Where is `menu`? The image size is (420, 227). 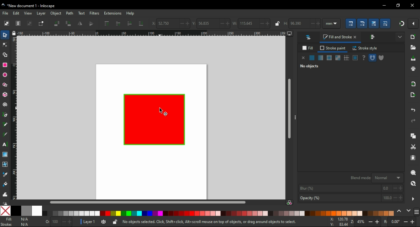 menu is located at coordinates (417, 212).